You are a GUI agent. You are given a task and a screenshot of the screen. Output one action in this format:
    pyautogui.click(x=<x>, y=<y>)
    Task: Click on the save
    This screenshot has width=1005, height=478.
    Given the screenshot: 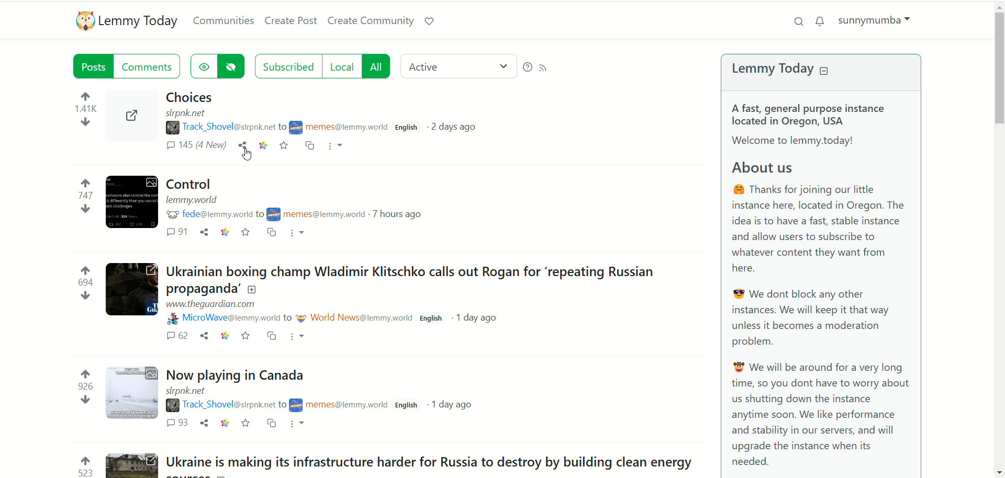 What is the action you would take?
    pyautogui.click(x=244, y=423)
    